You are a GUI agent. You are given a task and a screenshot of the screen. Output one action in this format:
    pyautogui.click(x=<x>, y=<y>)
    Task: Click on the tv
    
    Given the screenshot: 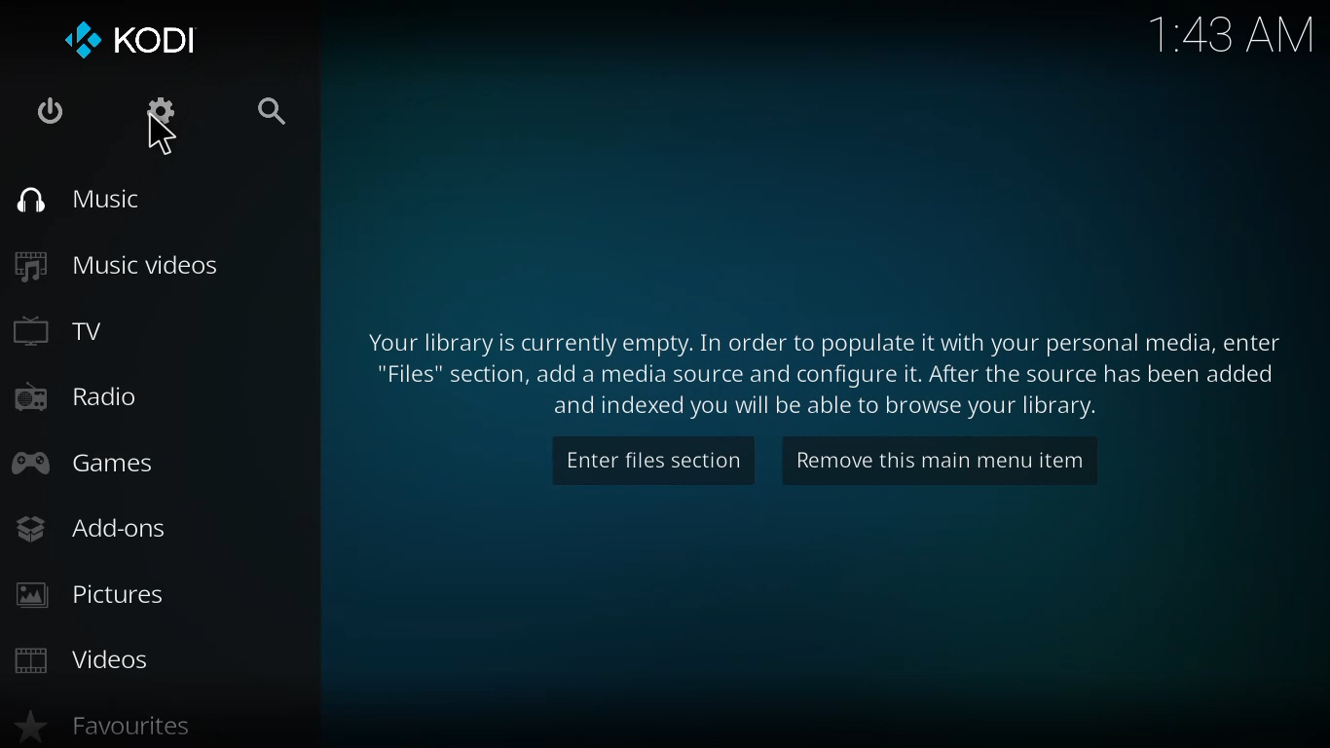 What is the action you would take?
    pyautogui.click(x=59, y=329)
    